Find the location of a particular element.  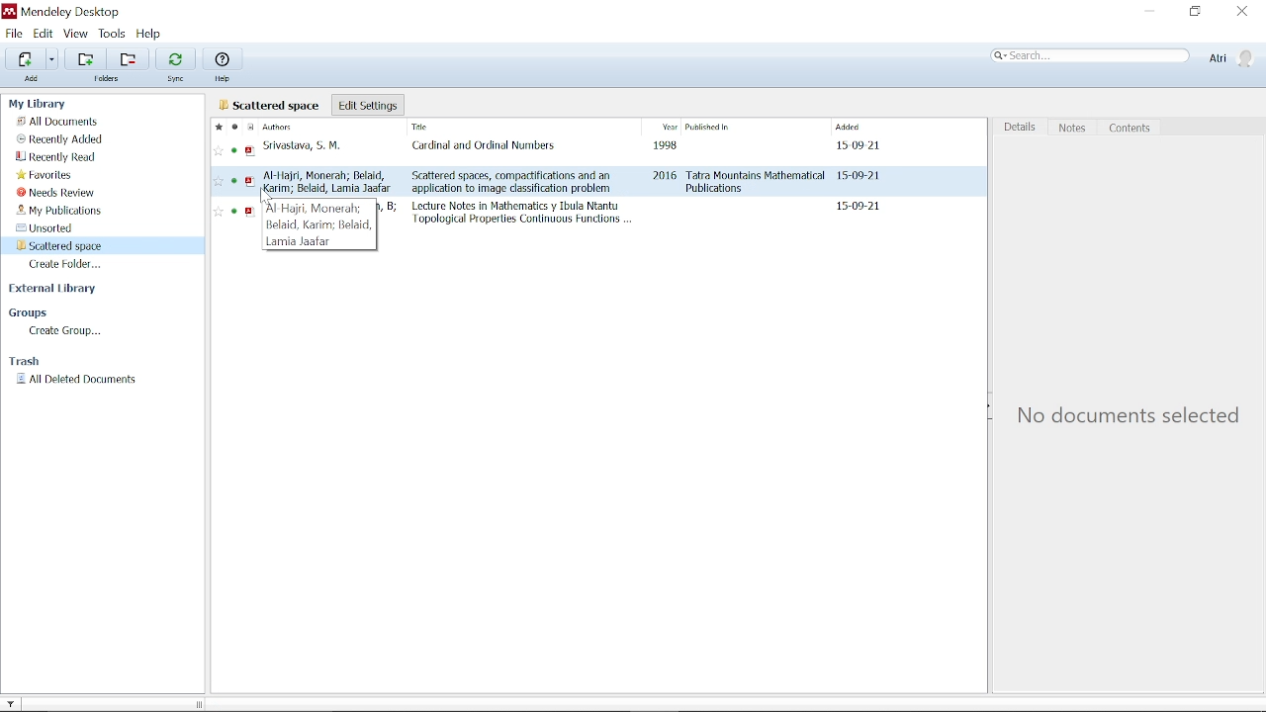

Help is located at coordinates (152, 35).